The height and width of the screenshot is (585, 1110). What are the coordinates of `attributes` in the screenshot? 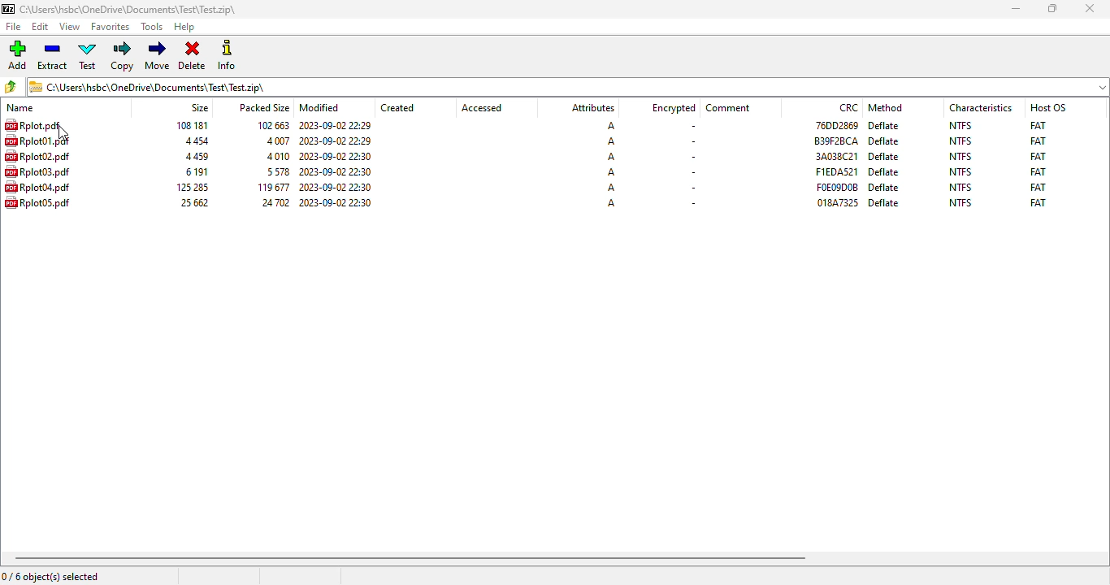 It's located at (592, 108).